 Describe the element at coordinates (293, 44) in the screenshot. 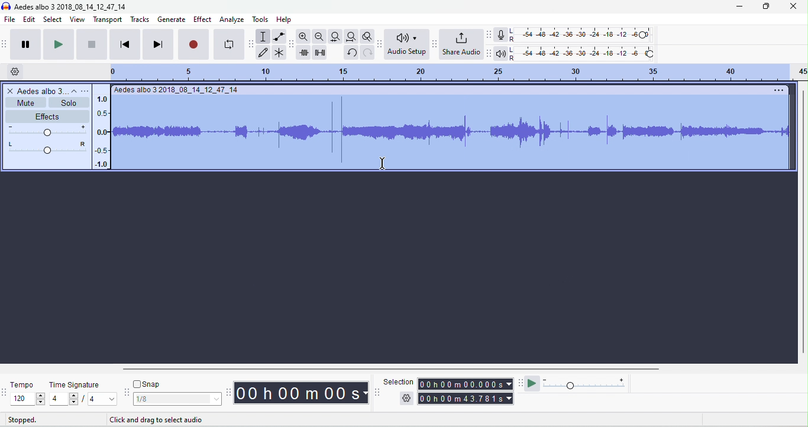

I see `audacity edit toolbar` at that location.